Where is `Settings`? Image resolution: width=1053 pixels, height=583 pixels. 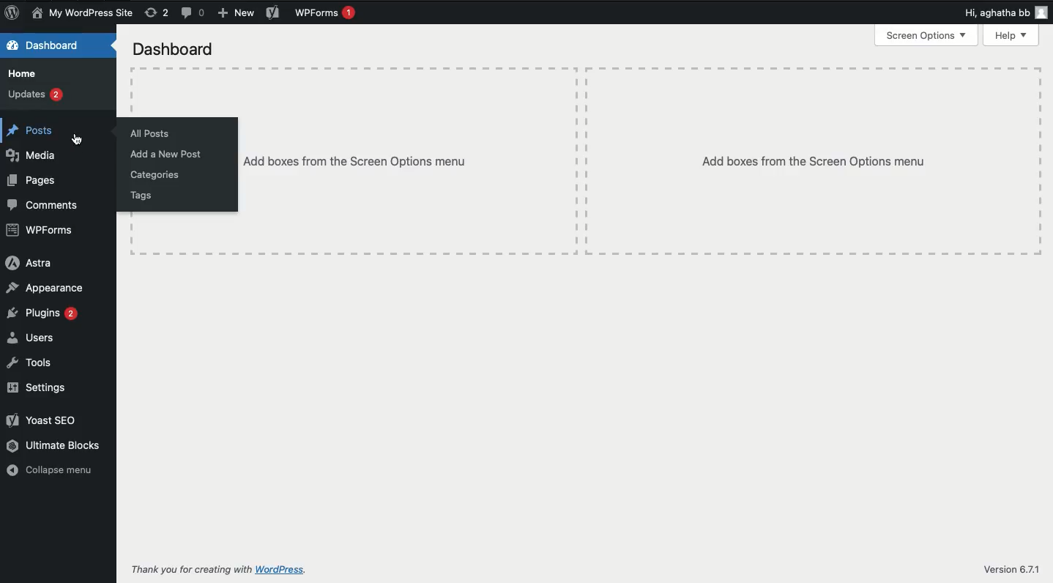
Settings is located at coordinates (42, 387).